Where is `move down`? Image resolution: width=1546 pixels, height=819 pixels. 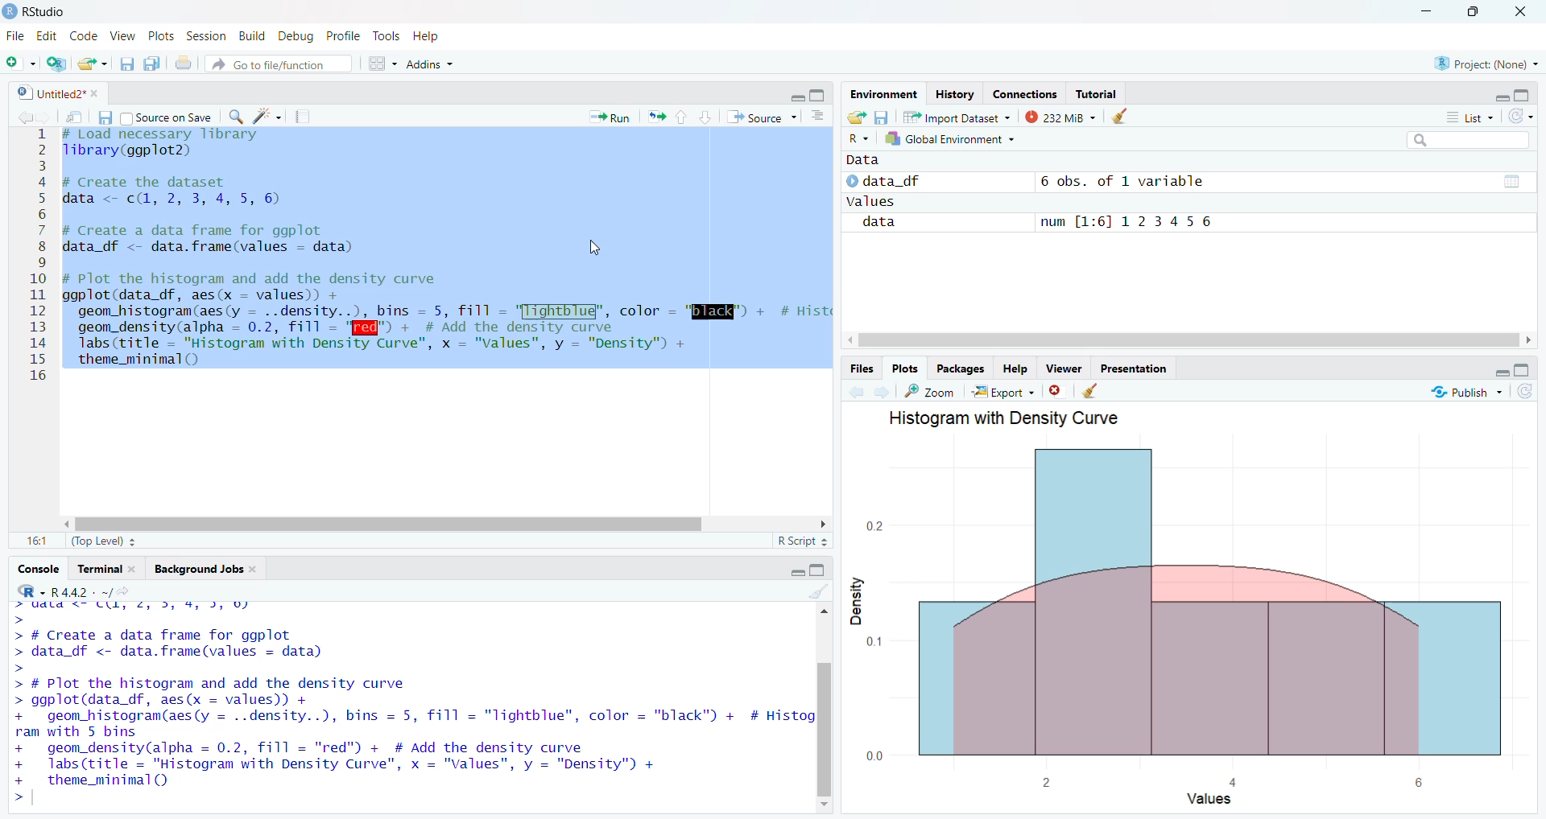
move down is located at coordinates (821, 805).